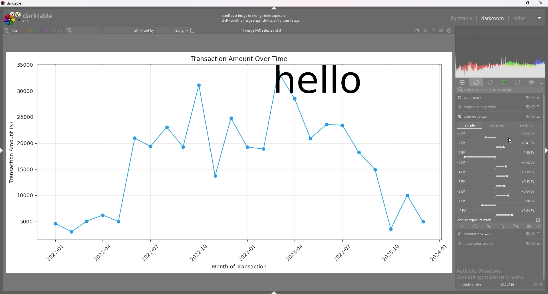  Describe the element at coordinates (504, 82) in the screenshot. I see `color` at that location.